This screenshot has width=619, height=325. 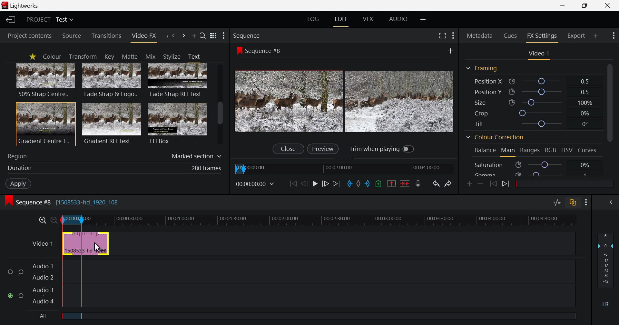 What do you see at coordinates (564, 5) in the screenshot?
I see `Restore Down` at bounding box center [564, 5].